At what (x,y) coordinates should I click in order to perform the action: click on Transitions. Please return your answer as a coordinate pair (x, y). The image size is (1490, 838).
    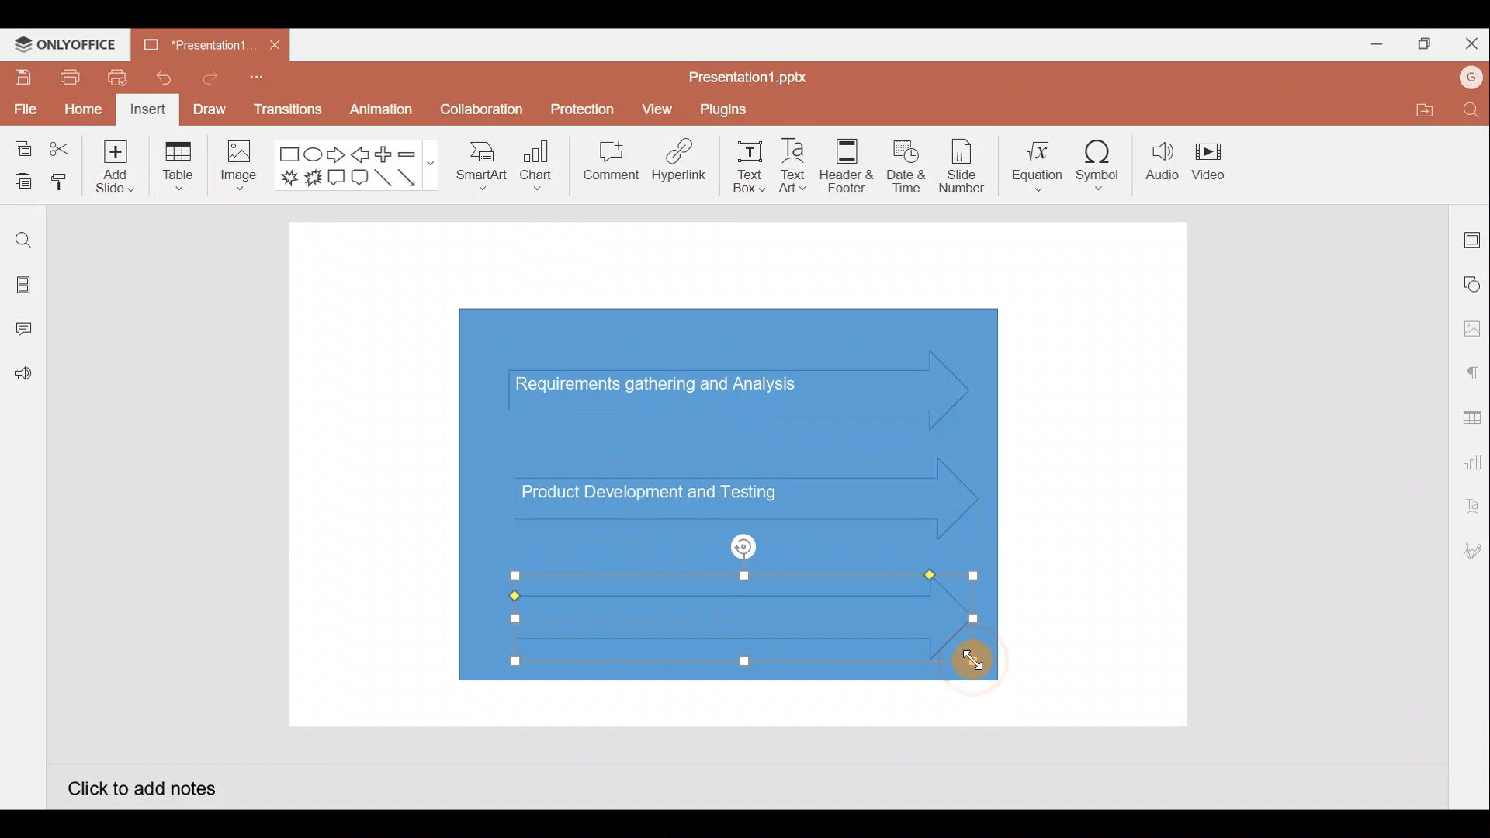
    Looking at the image, I should click on (289, 113).